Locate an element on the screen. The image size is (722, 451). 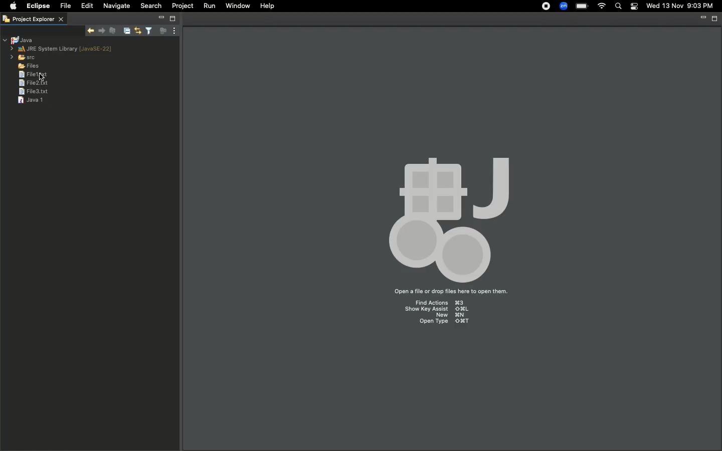
Internet is located at coordinates (602, 6).